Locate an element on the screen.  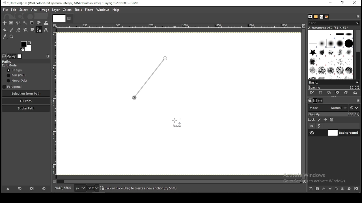
reset to default values is located at coordinates (44, 190).